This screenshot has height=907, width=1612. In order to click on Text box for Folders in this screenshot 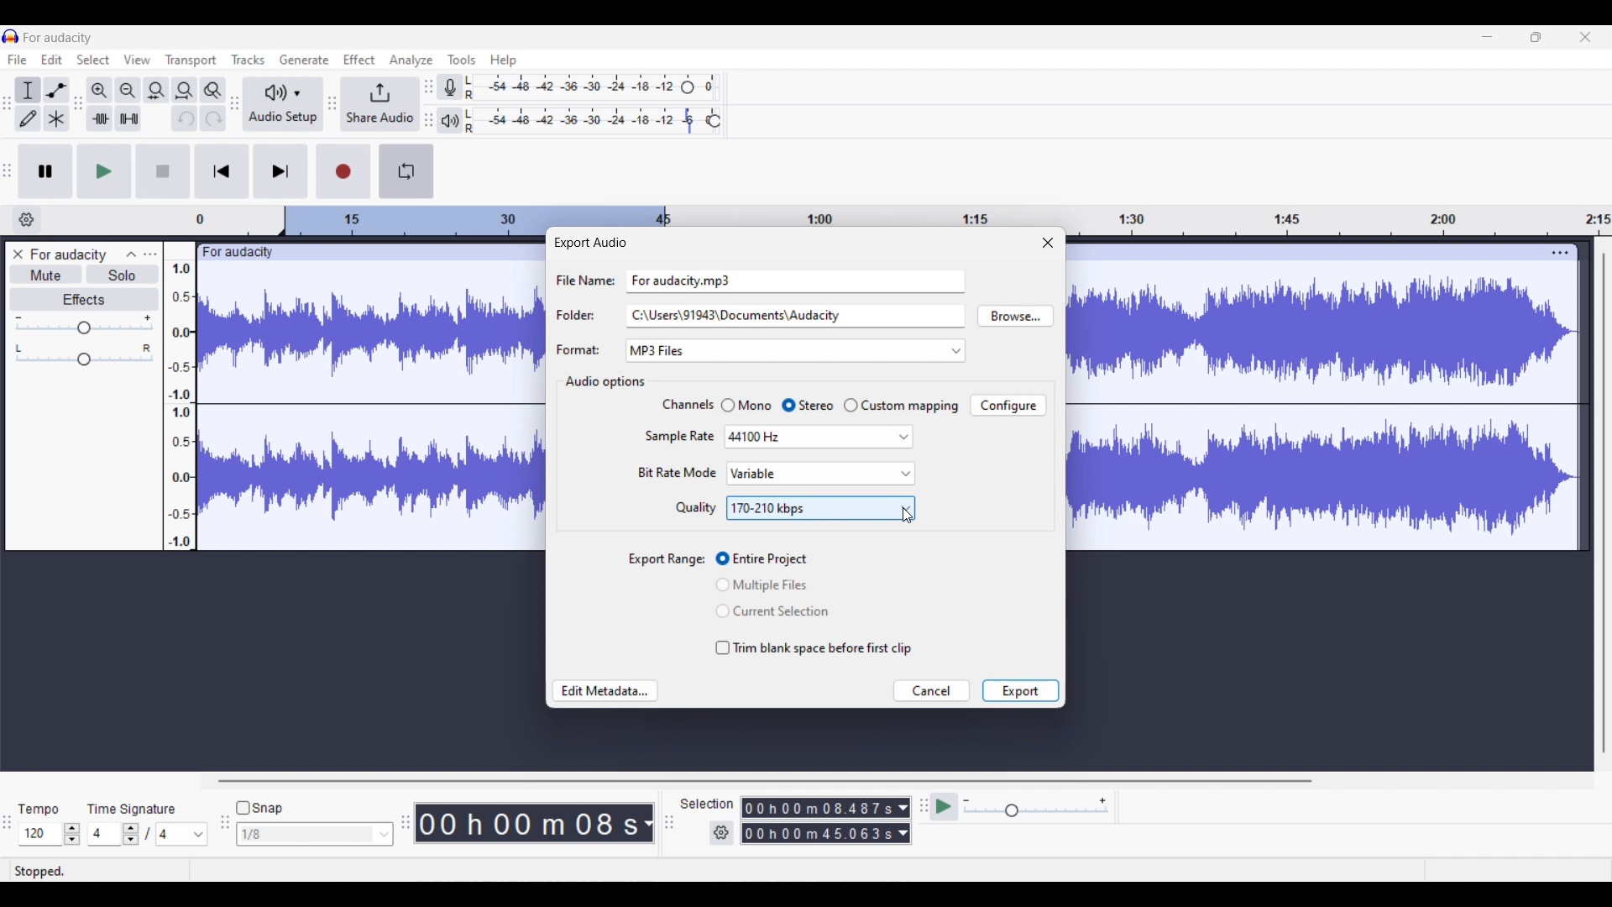, I will do `click(794, 315)`.